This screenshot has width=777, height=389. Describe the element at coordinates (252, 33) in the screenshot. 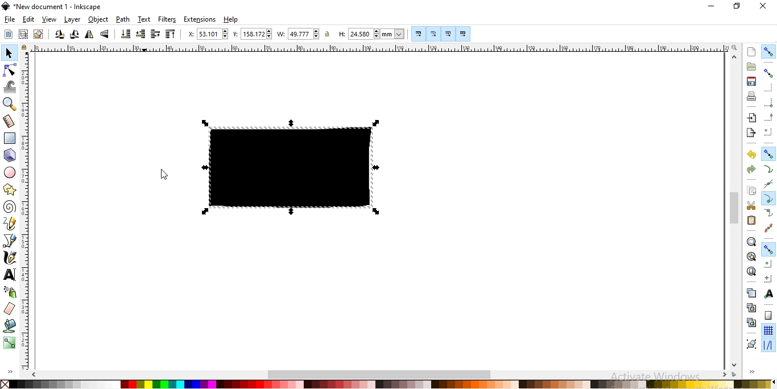

I see `vertical coordinate of selection` at that location.